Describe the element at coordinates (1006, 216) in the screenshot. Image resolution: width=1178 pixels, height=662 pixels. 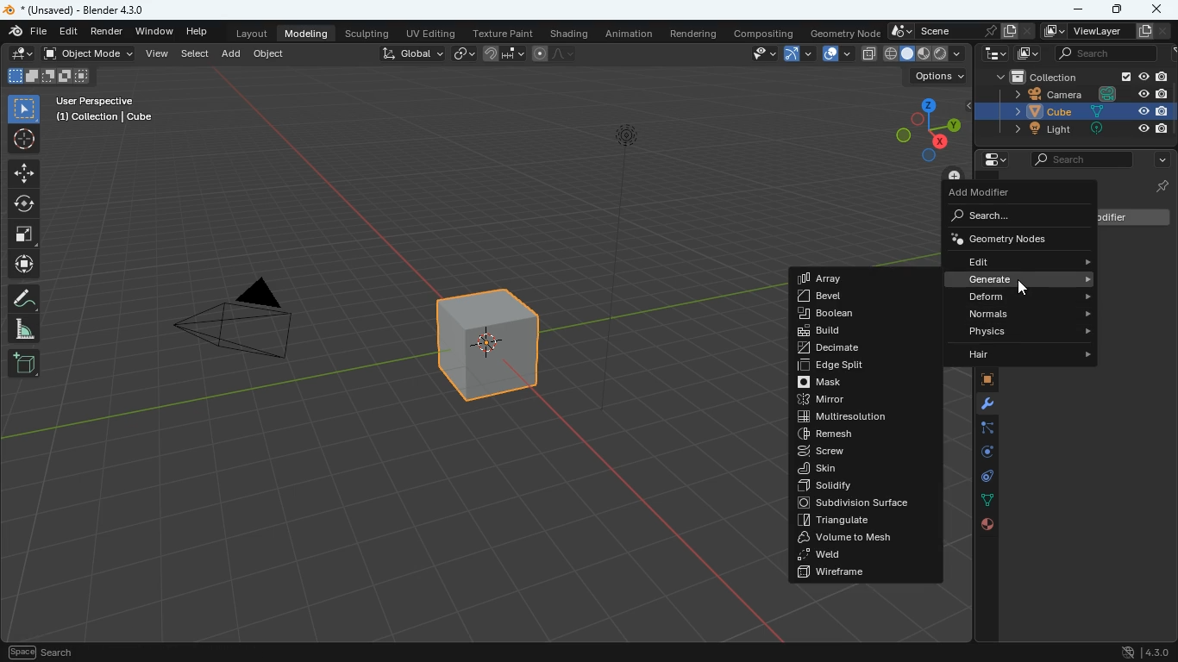
I see `search` at that location.